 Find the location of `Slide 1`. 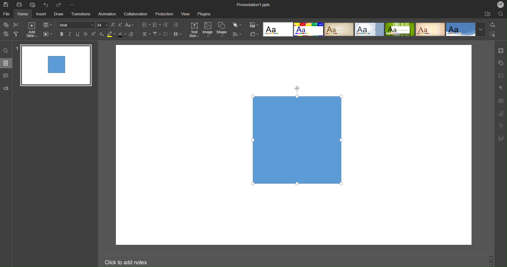

Slide 1 is located at coordinates (55, 66).